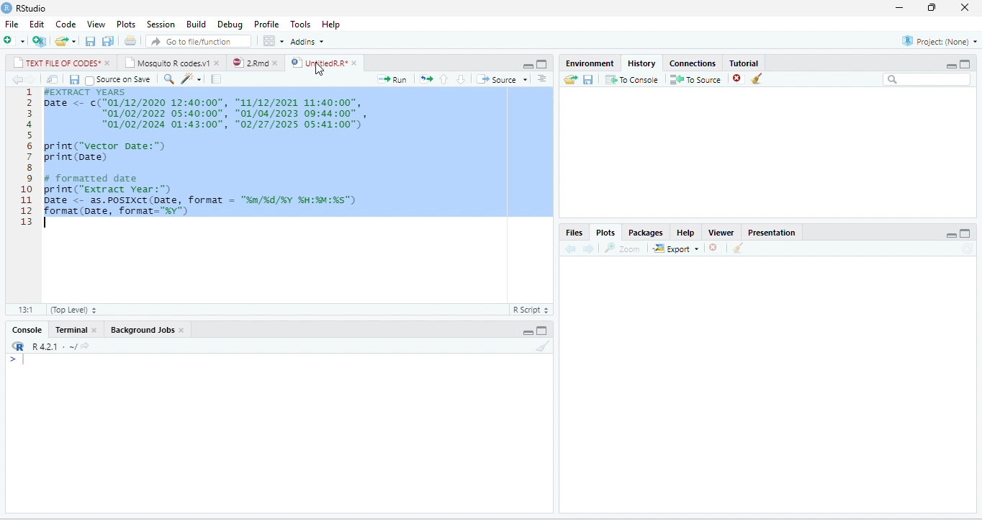 The width and height of the screenshot is (982, 520). Describe the element at coordinates (104, 151) in the screenshot. I see `print(“vector Date:")print (Date)` at that location.